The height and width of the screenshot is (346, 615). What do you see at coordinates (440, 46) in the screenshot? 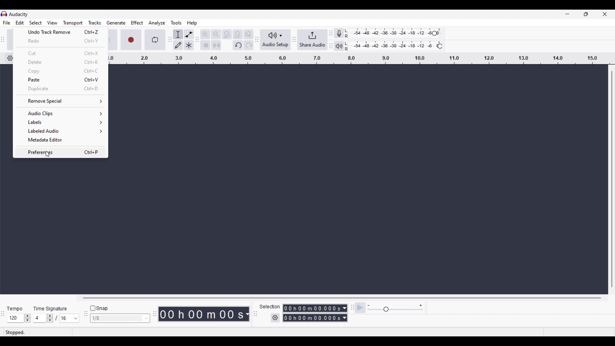
I see `Change playback level` at bounding box center [440, 46].